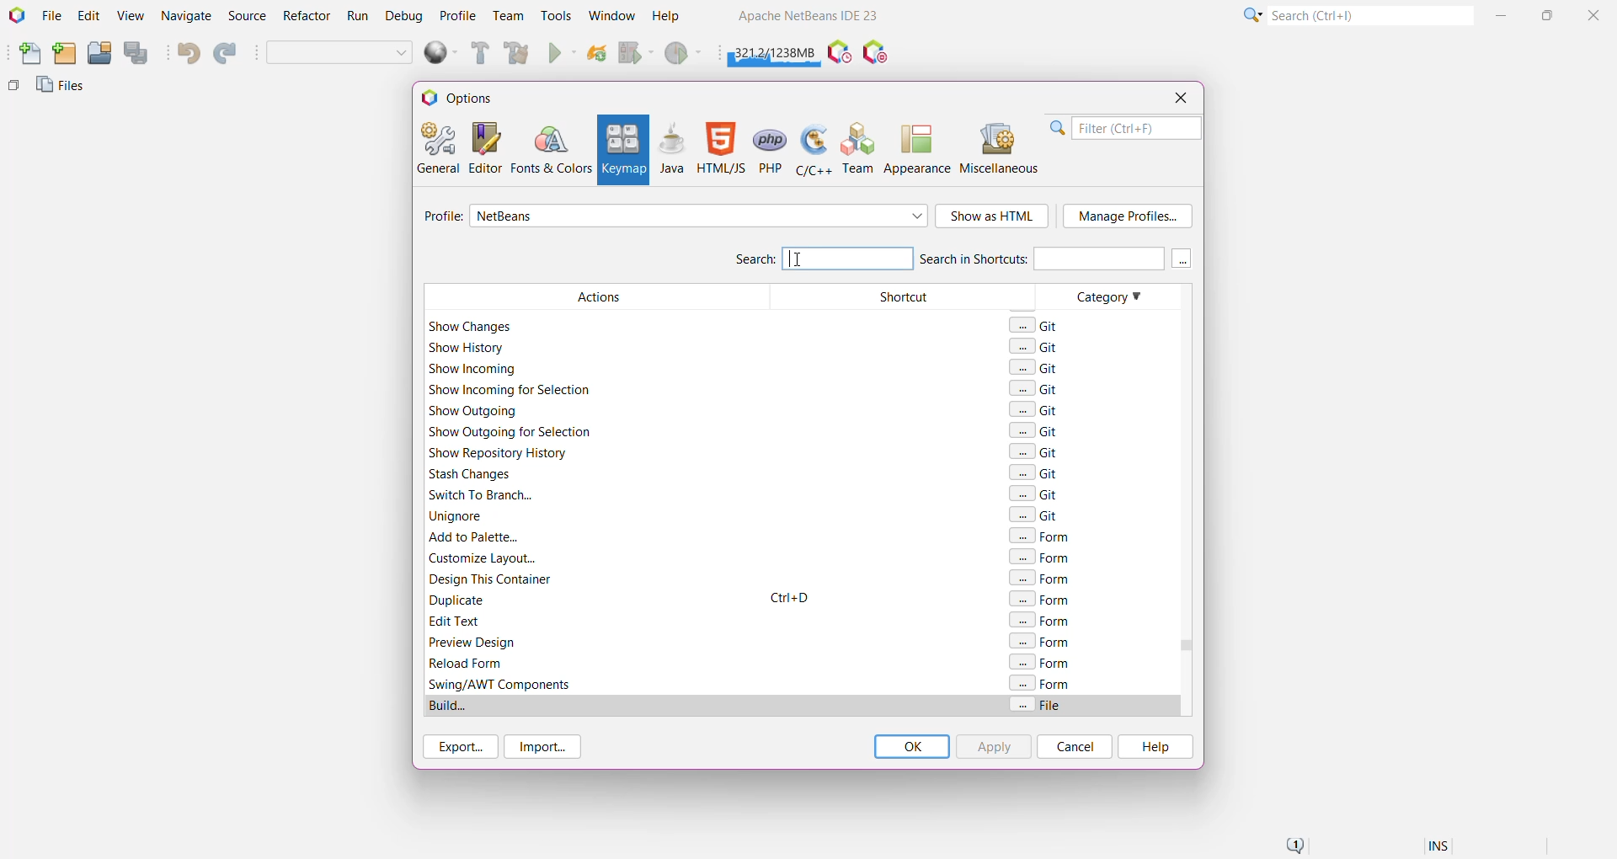 This screenshot has height=859, width=1617. Describe the element at coordinates (806, 19) in the screenshot. I see `Application name and Version` at that location.